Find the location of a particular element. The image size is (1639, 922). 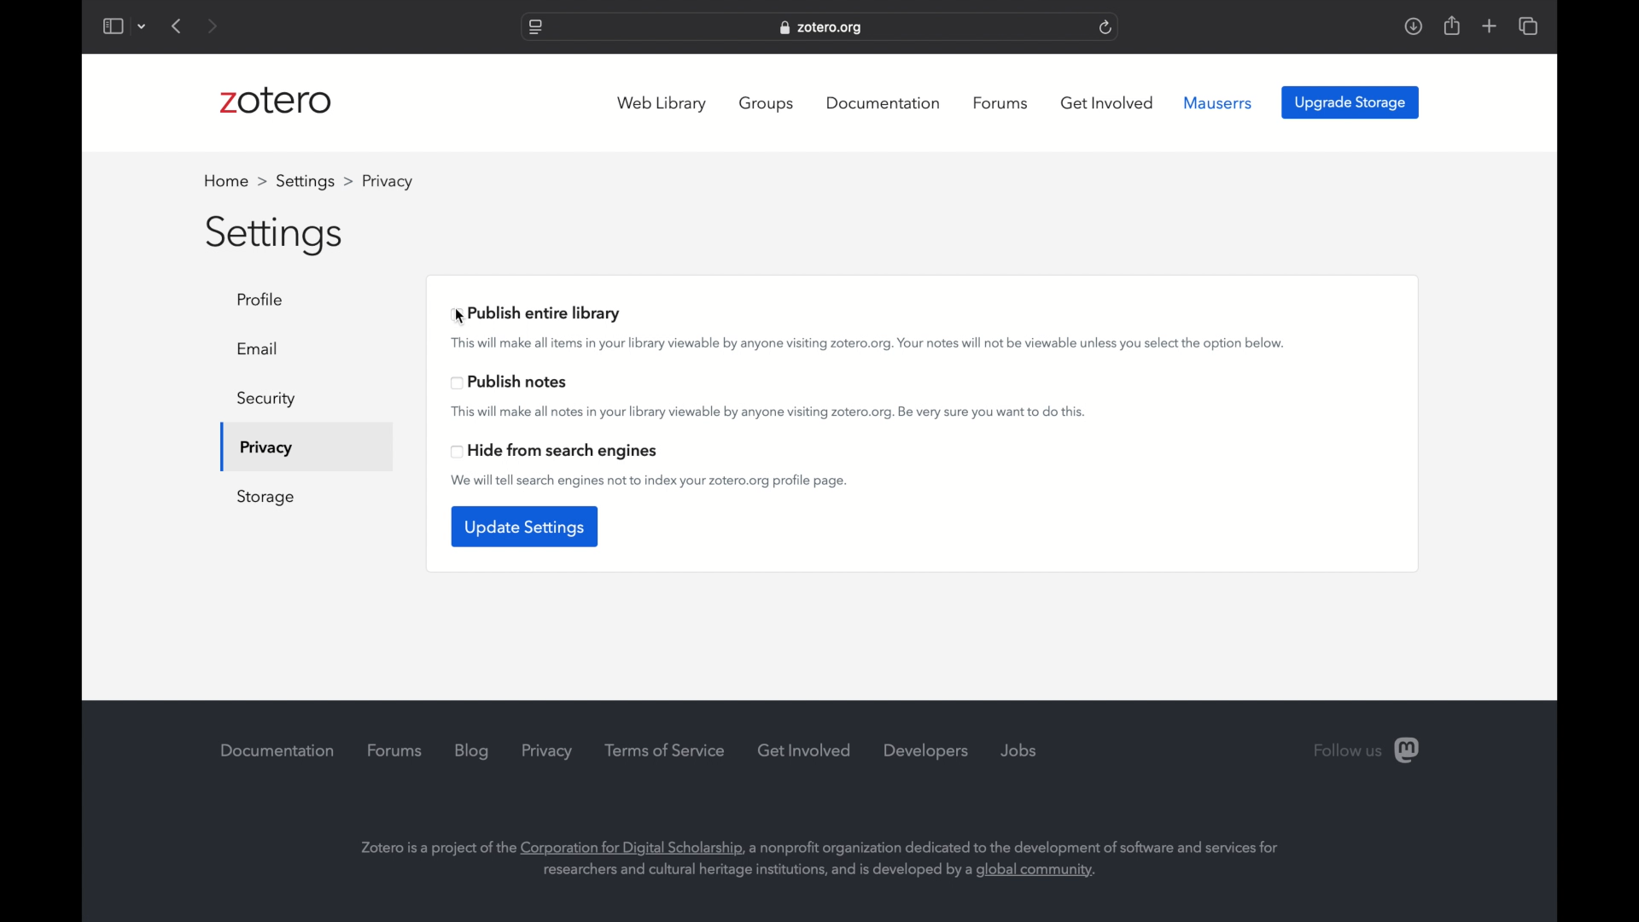

forums is located at coordinates (1003, 103).